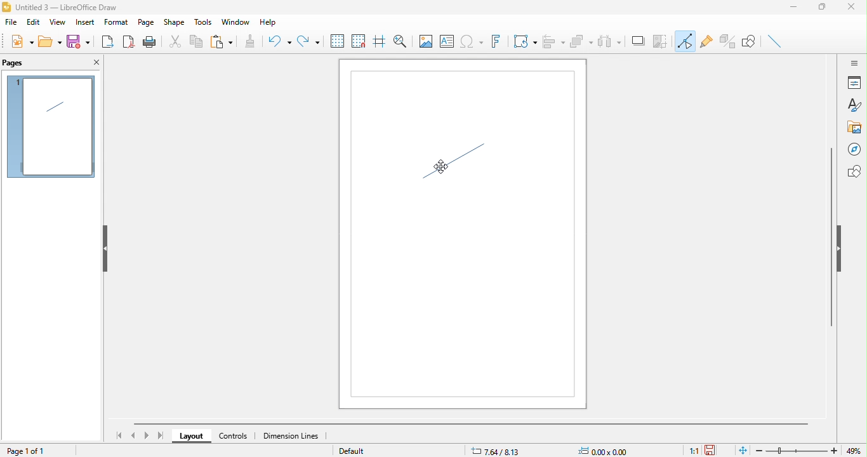 Image resolution: width=867 pixels, height=457 pixels. What do you see at coordinates (693, 451) in the screenshot?
I see `1:1` at bounding box center [693, 451].